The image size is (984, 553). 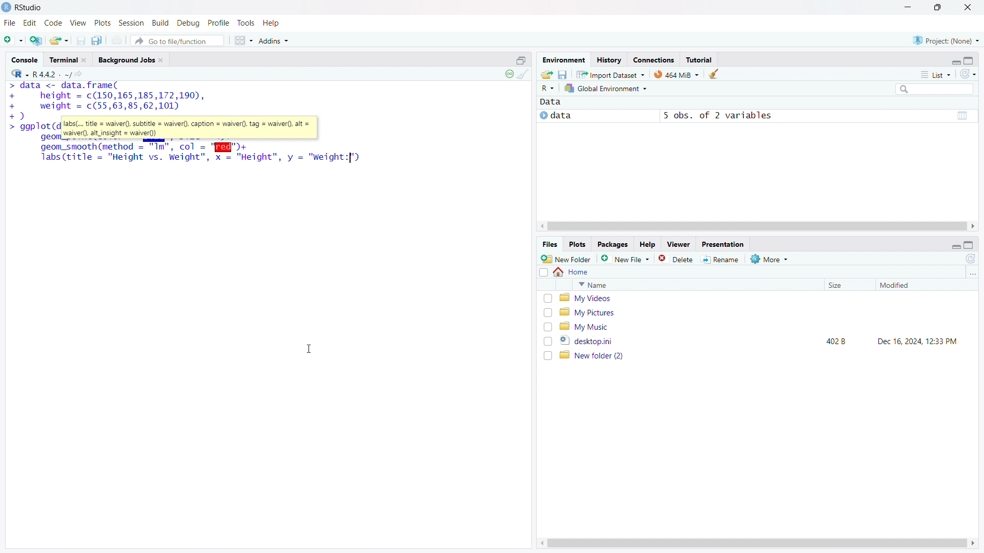 I want to click on my videos, so click(x=765, y=298).